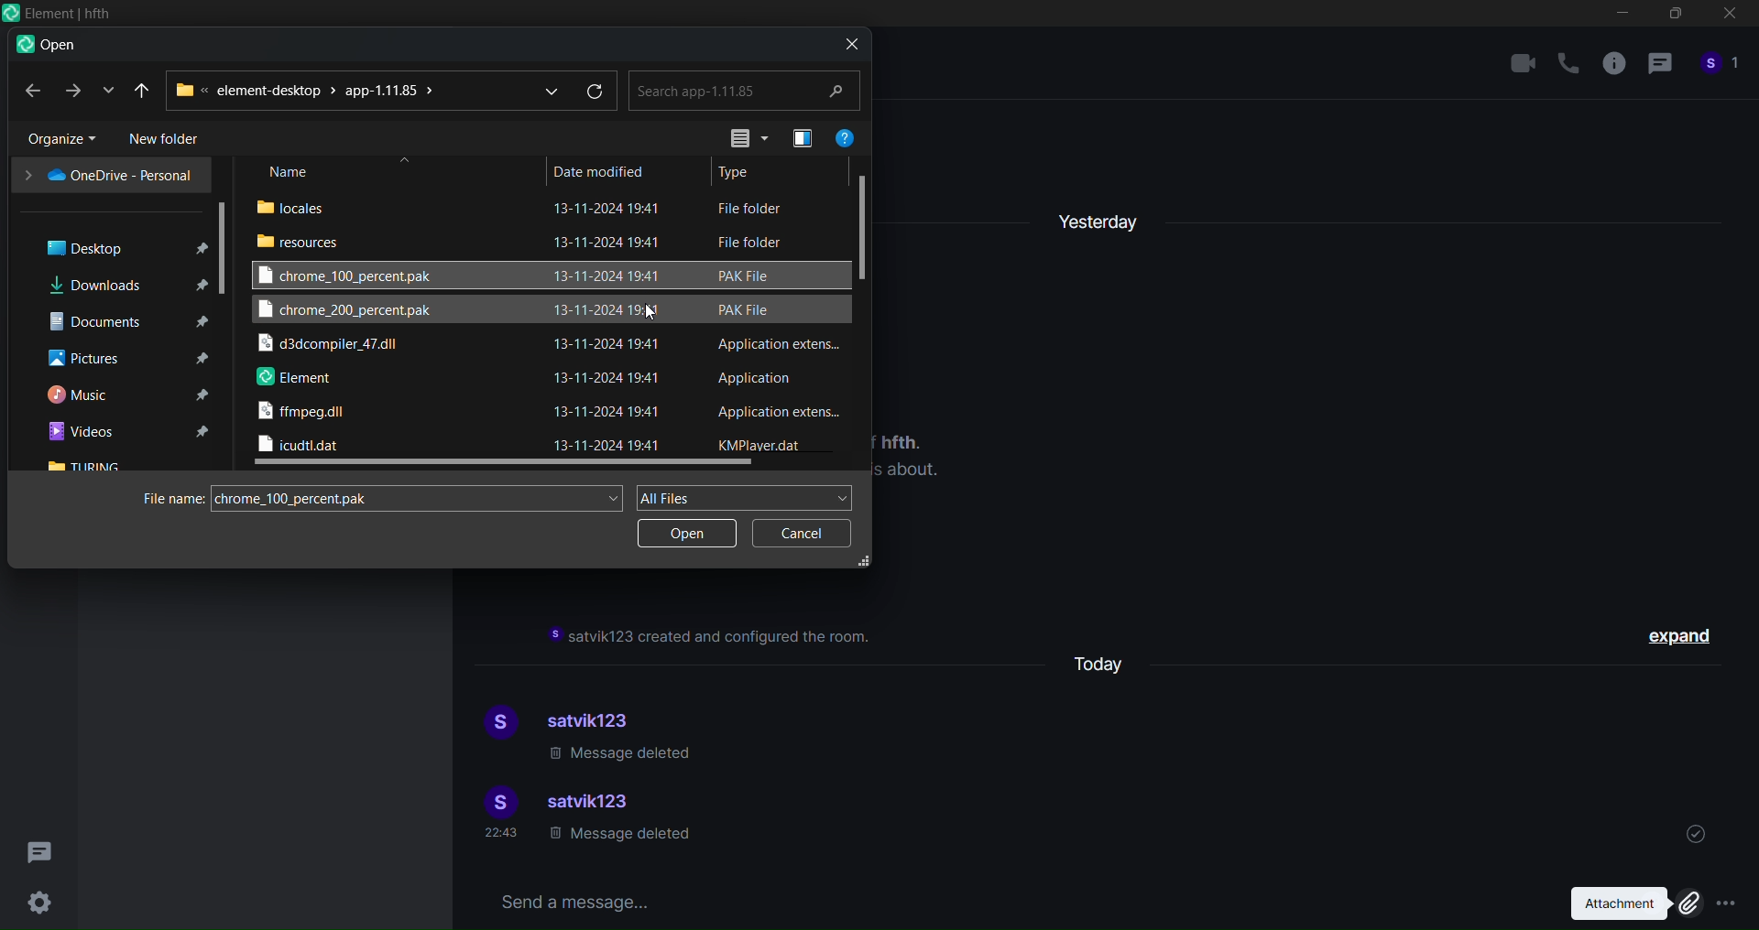 Image resolution: width=1759 pixels, height=930 pixels. I want to click on turing folder, so click(88, 466).